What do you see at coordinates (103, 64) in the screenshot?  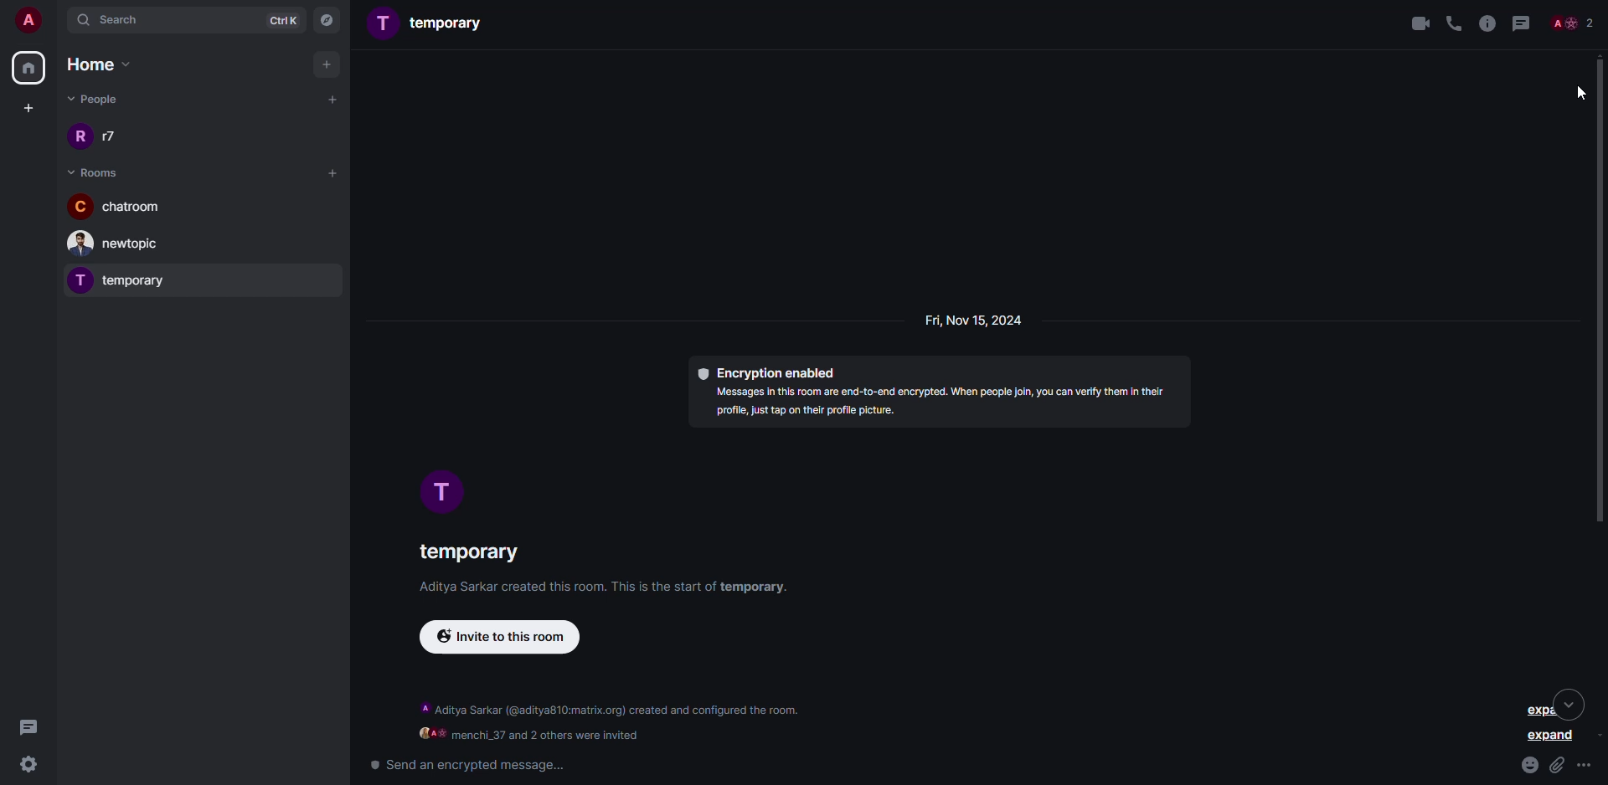 I see `home` at bounding box center [103, 64].